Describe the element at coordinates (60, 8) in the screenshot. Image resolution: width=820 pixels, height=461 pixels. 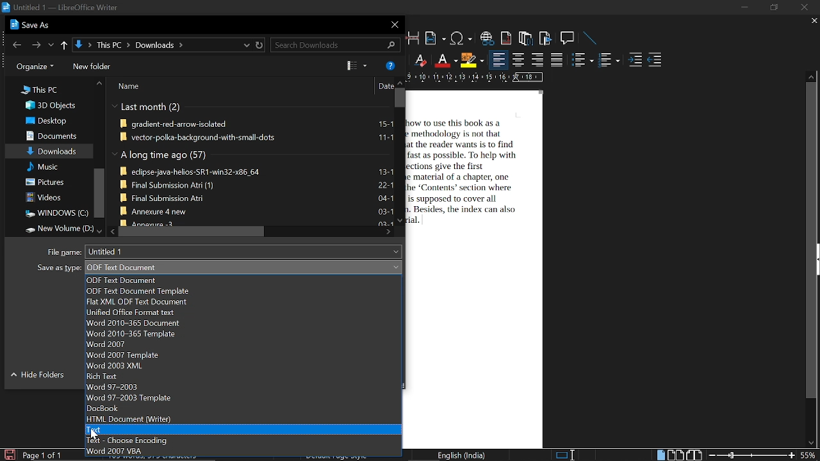
I see `current window` at that location.